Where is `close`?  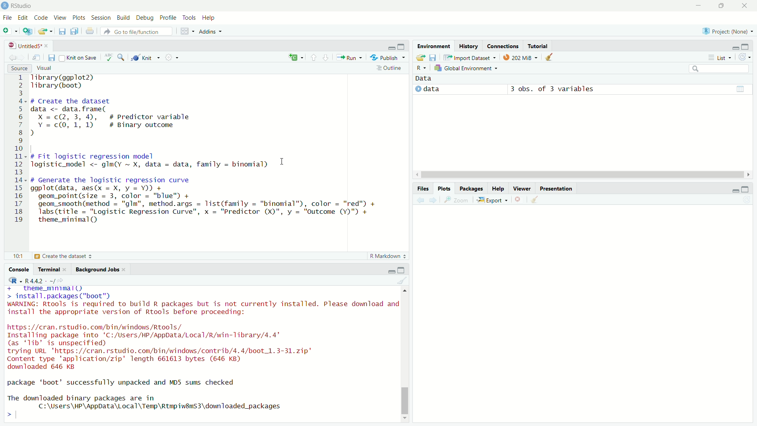 close is located at coordinates (744, 6).